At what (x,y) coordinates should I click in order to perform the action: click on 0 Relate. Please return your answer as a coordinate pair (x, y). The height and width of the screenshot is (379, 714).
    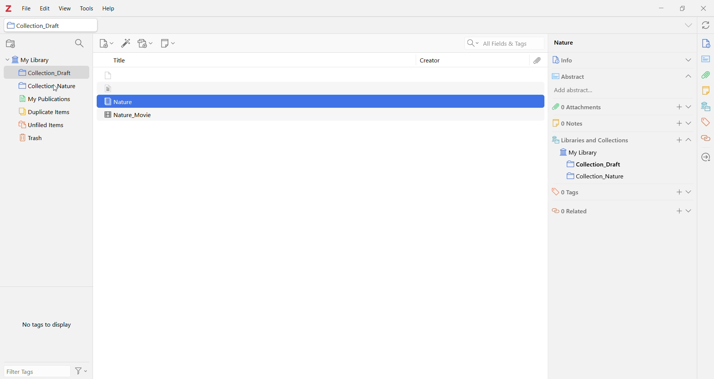
    Looking at the image, I should click on (606, 211).